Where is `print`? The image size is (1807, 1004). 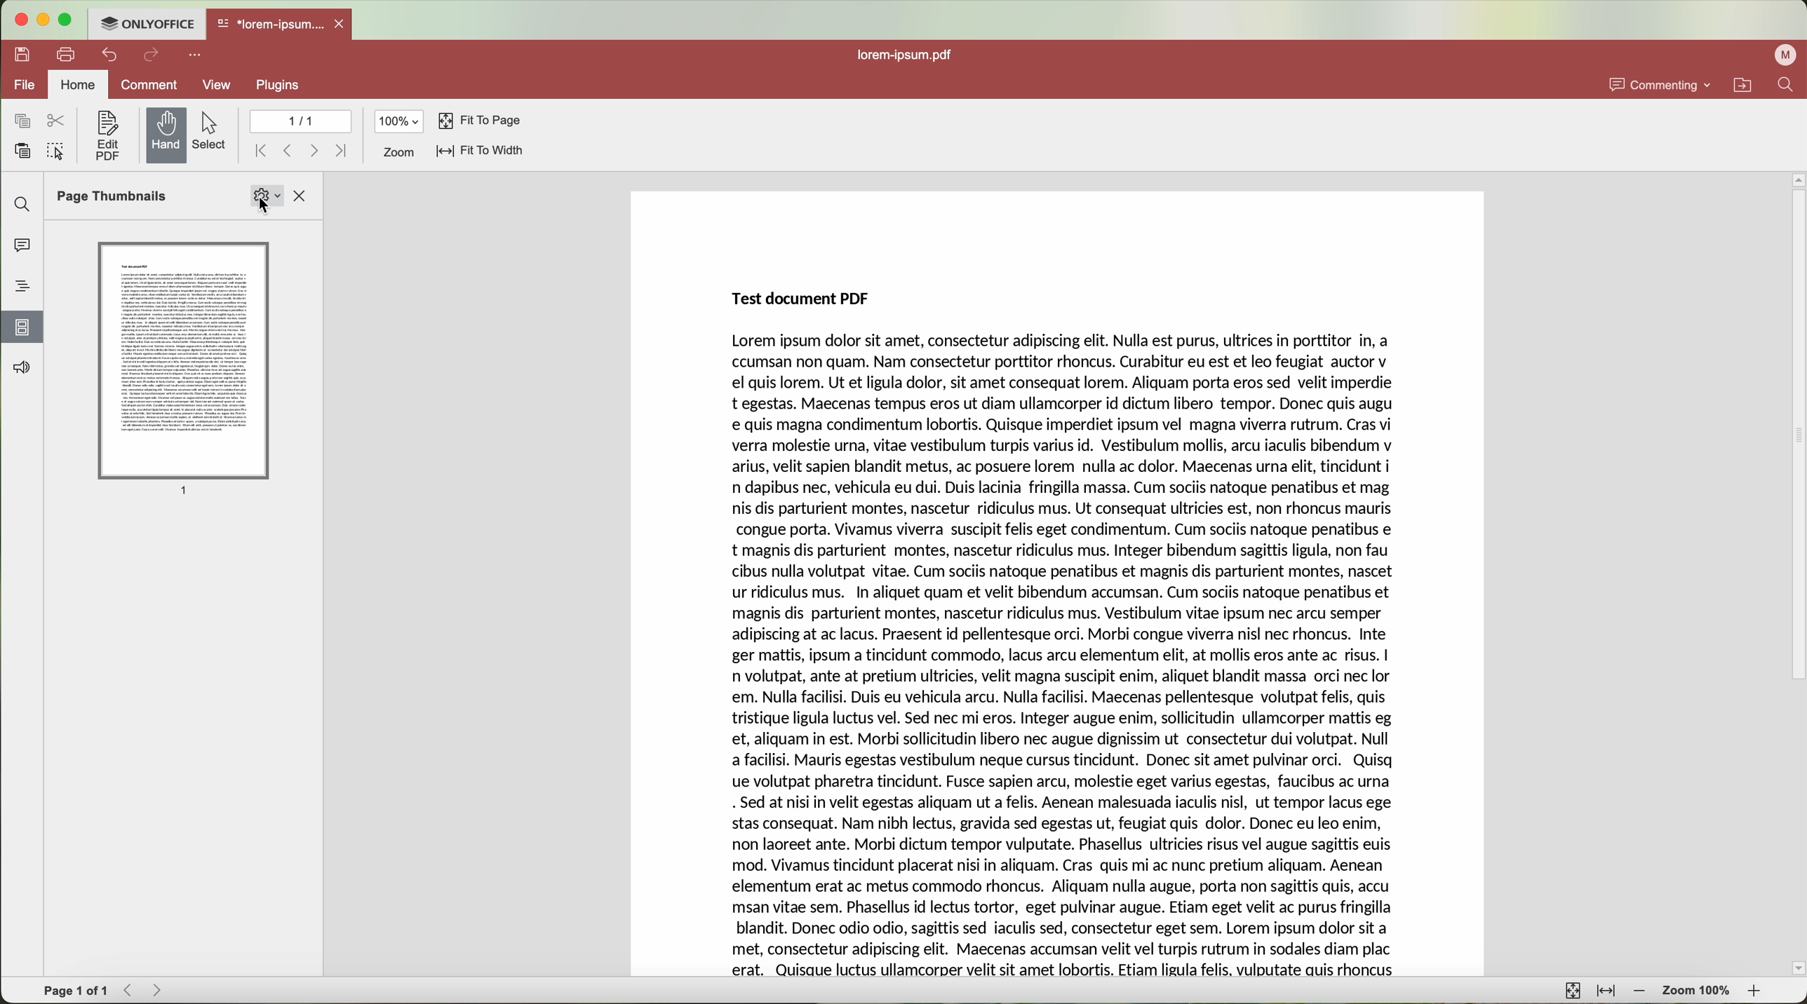
print is located at coordinates (67, 53).